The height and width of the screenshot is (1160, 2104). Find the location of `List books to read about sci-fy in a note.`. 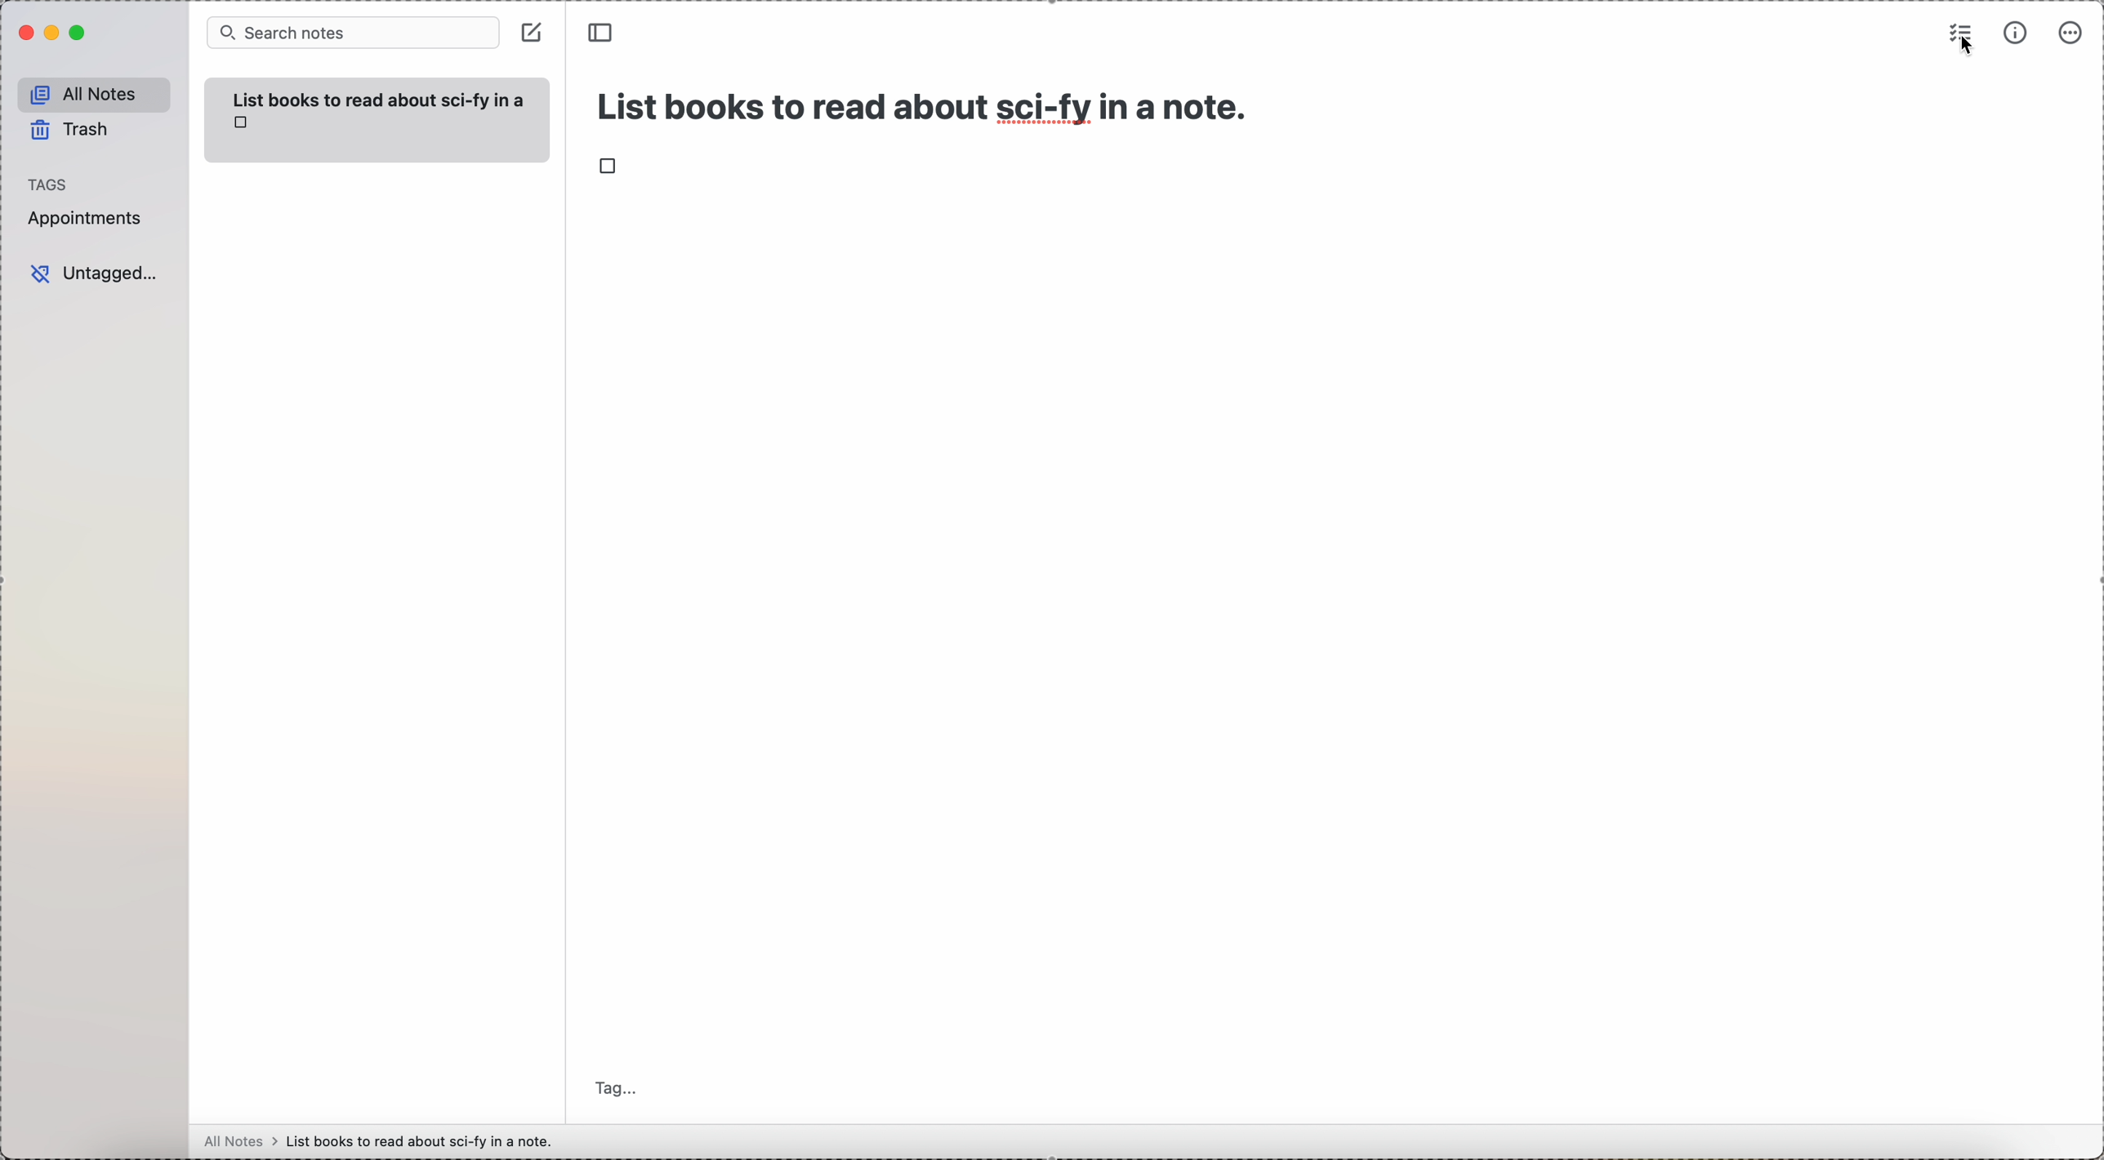

List books to read about sci-fy in a note. is located at coordinates (386, 96).